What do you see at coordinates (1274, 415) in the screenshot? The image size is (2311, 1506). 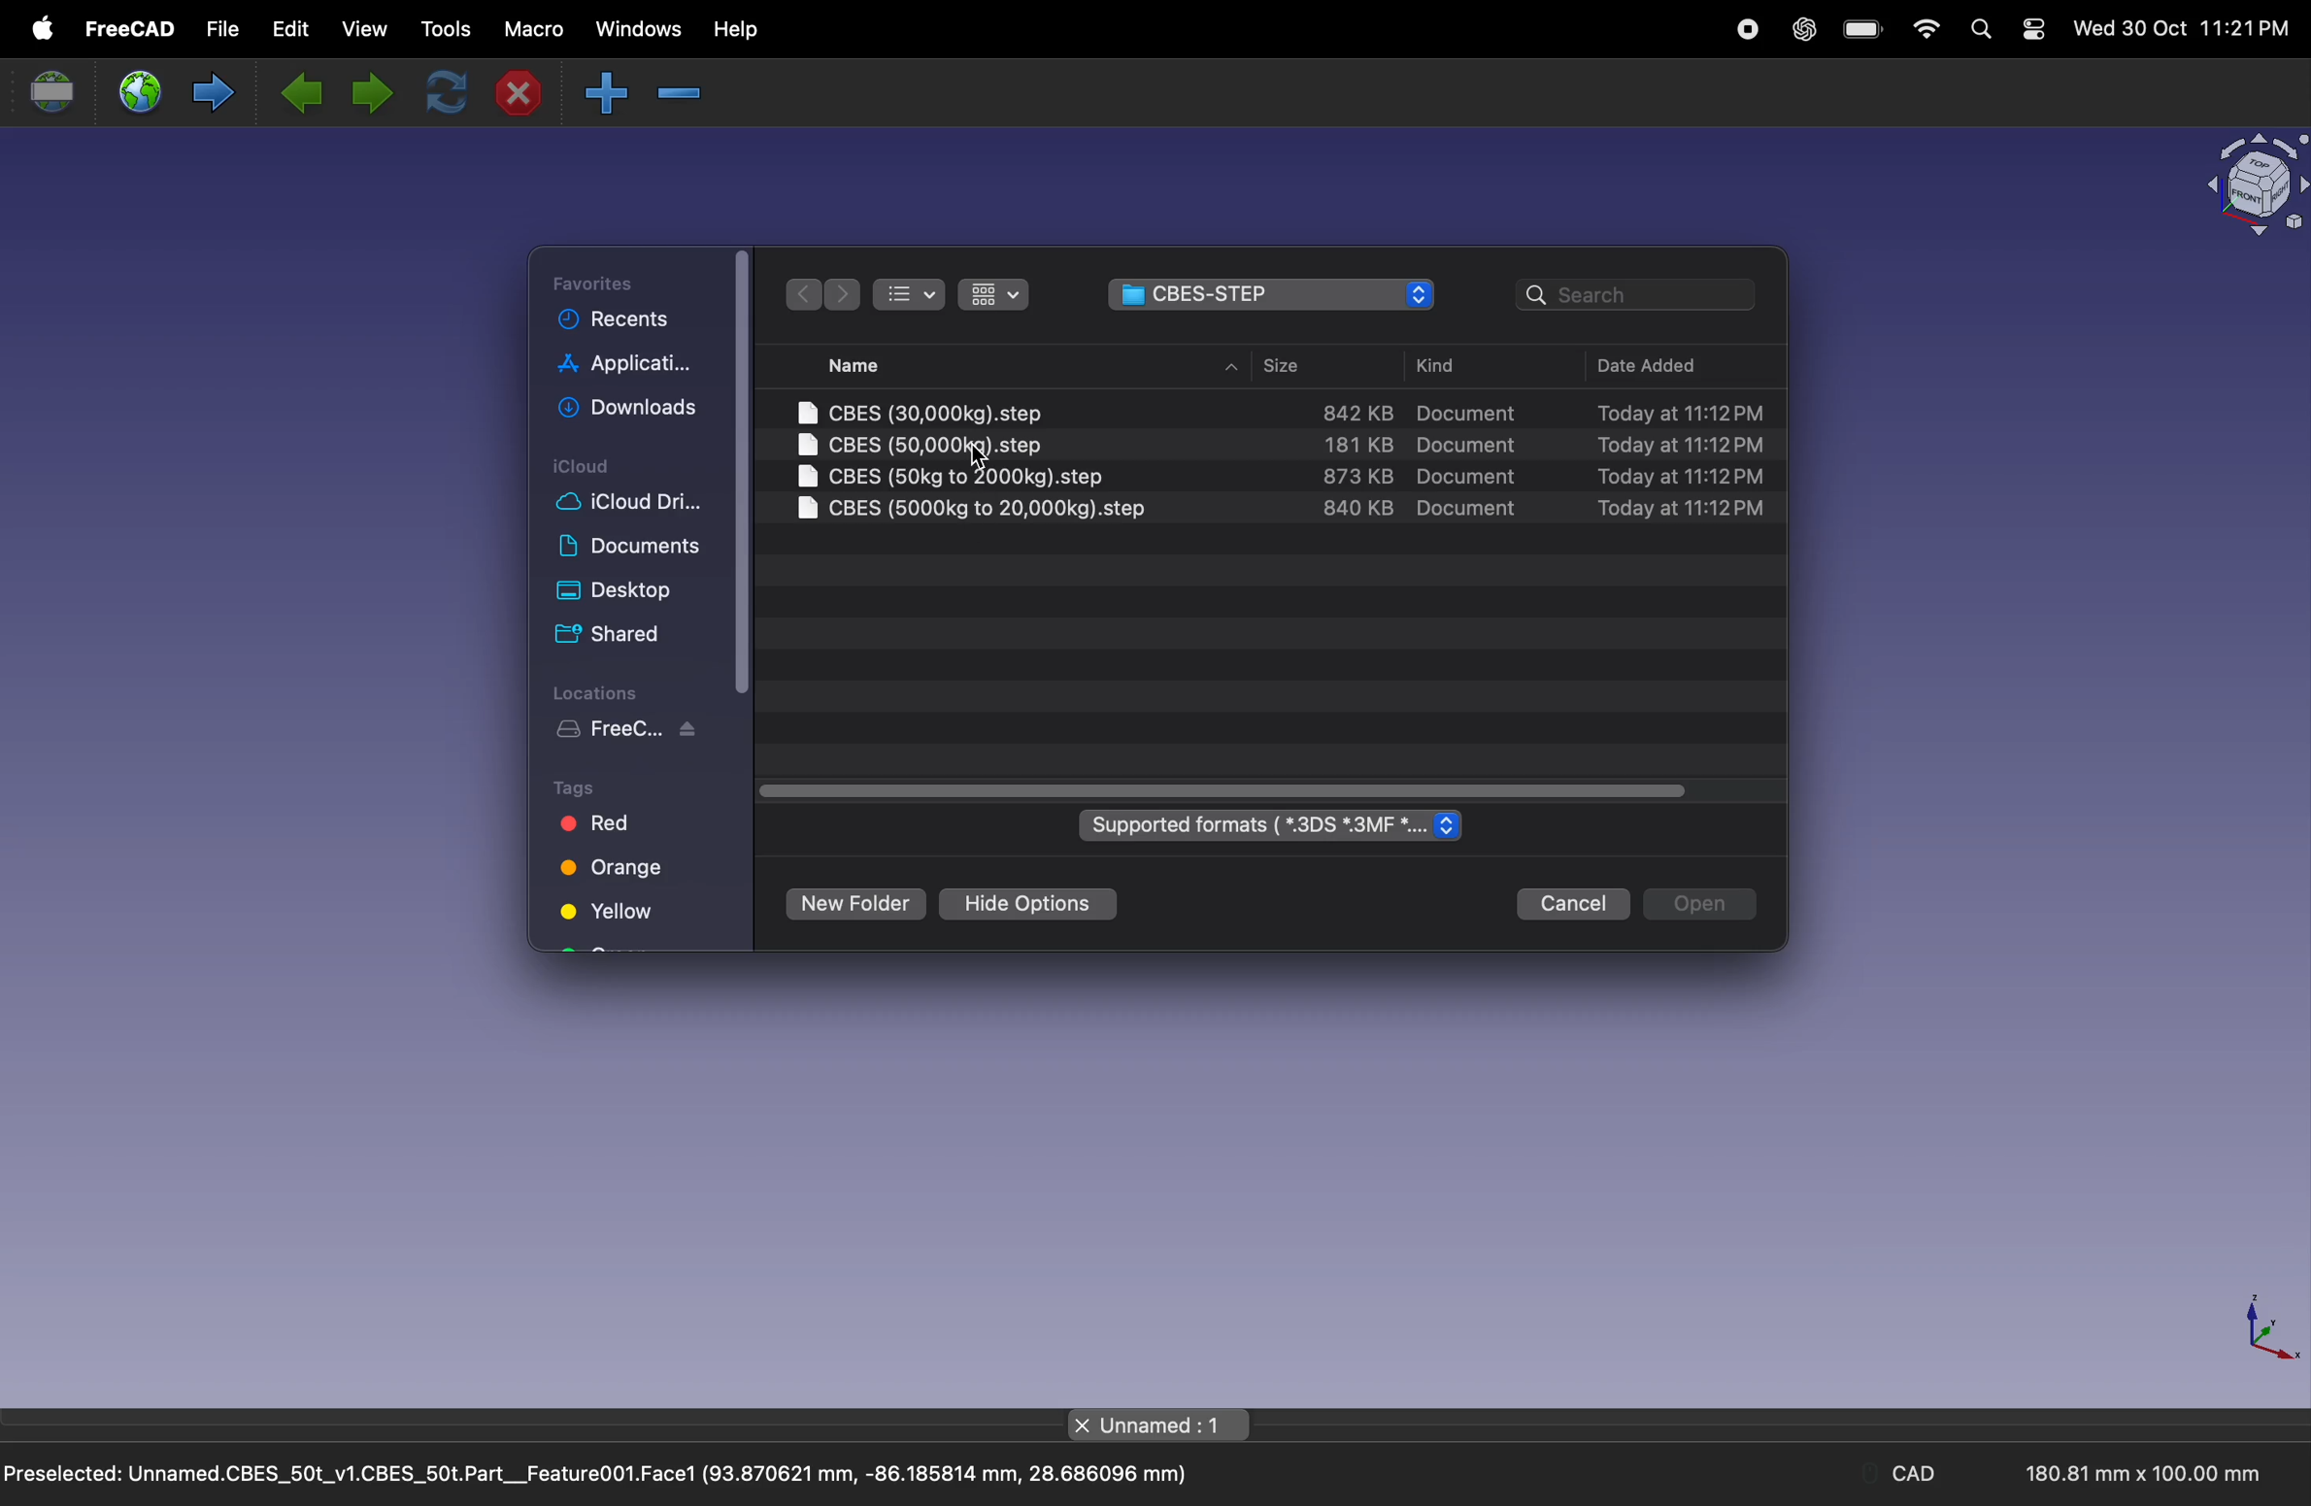 I see `step file 1` at bounding box center [1274, 415].